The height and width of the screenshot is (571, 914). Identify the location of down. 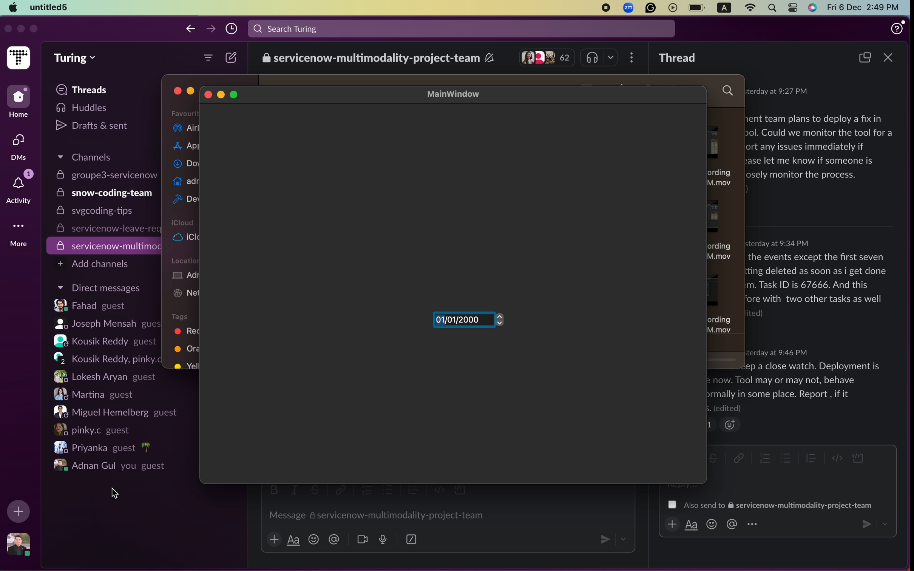
(885, 523).